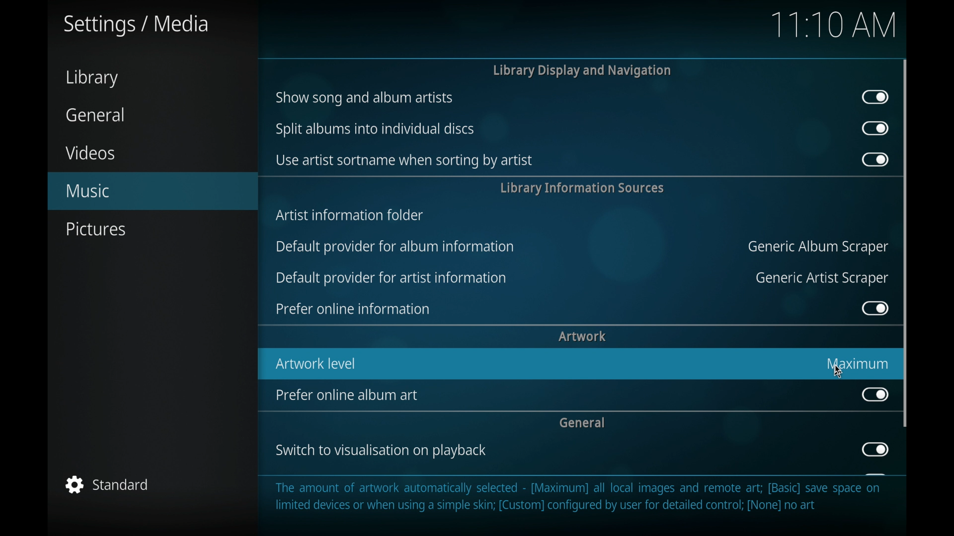 This screenshot has height=536, width=954. What do you see at coordinates (833, 25) in the screenshot?
I see `time` at bounding box center [833, 25].